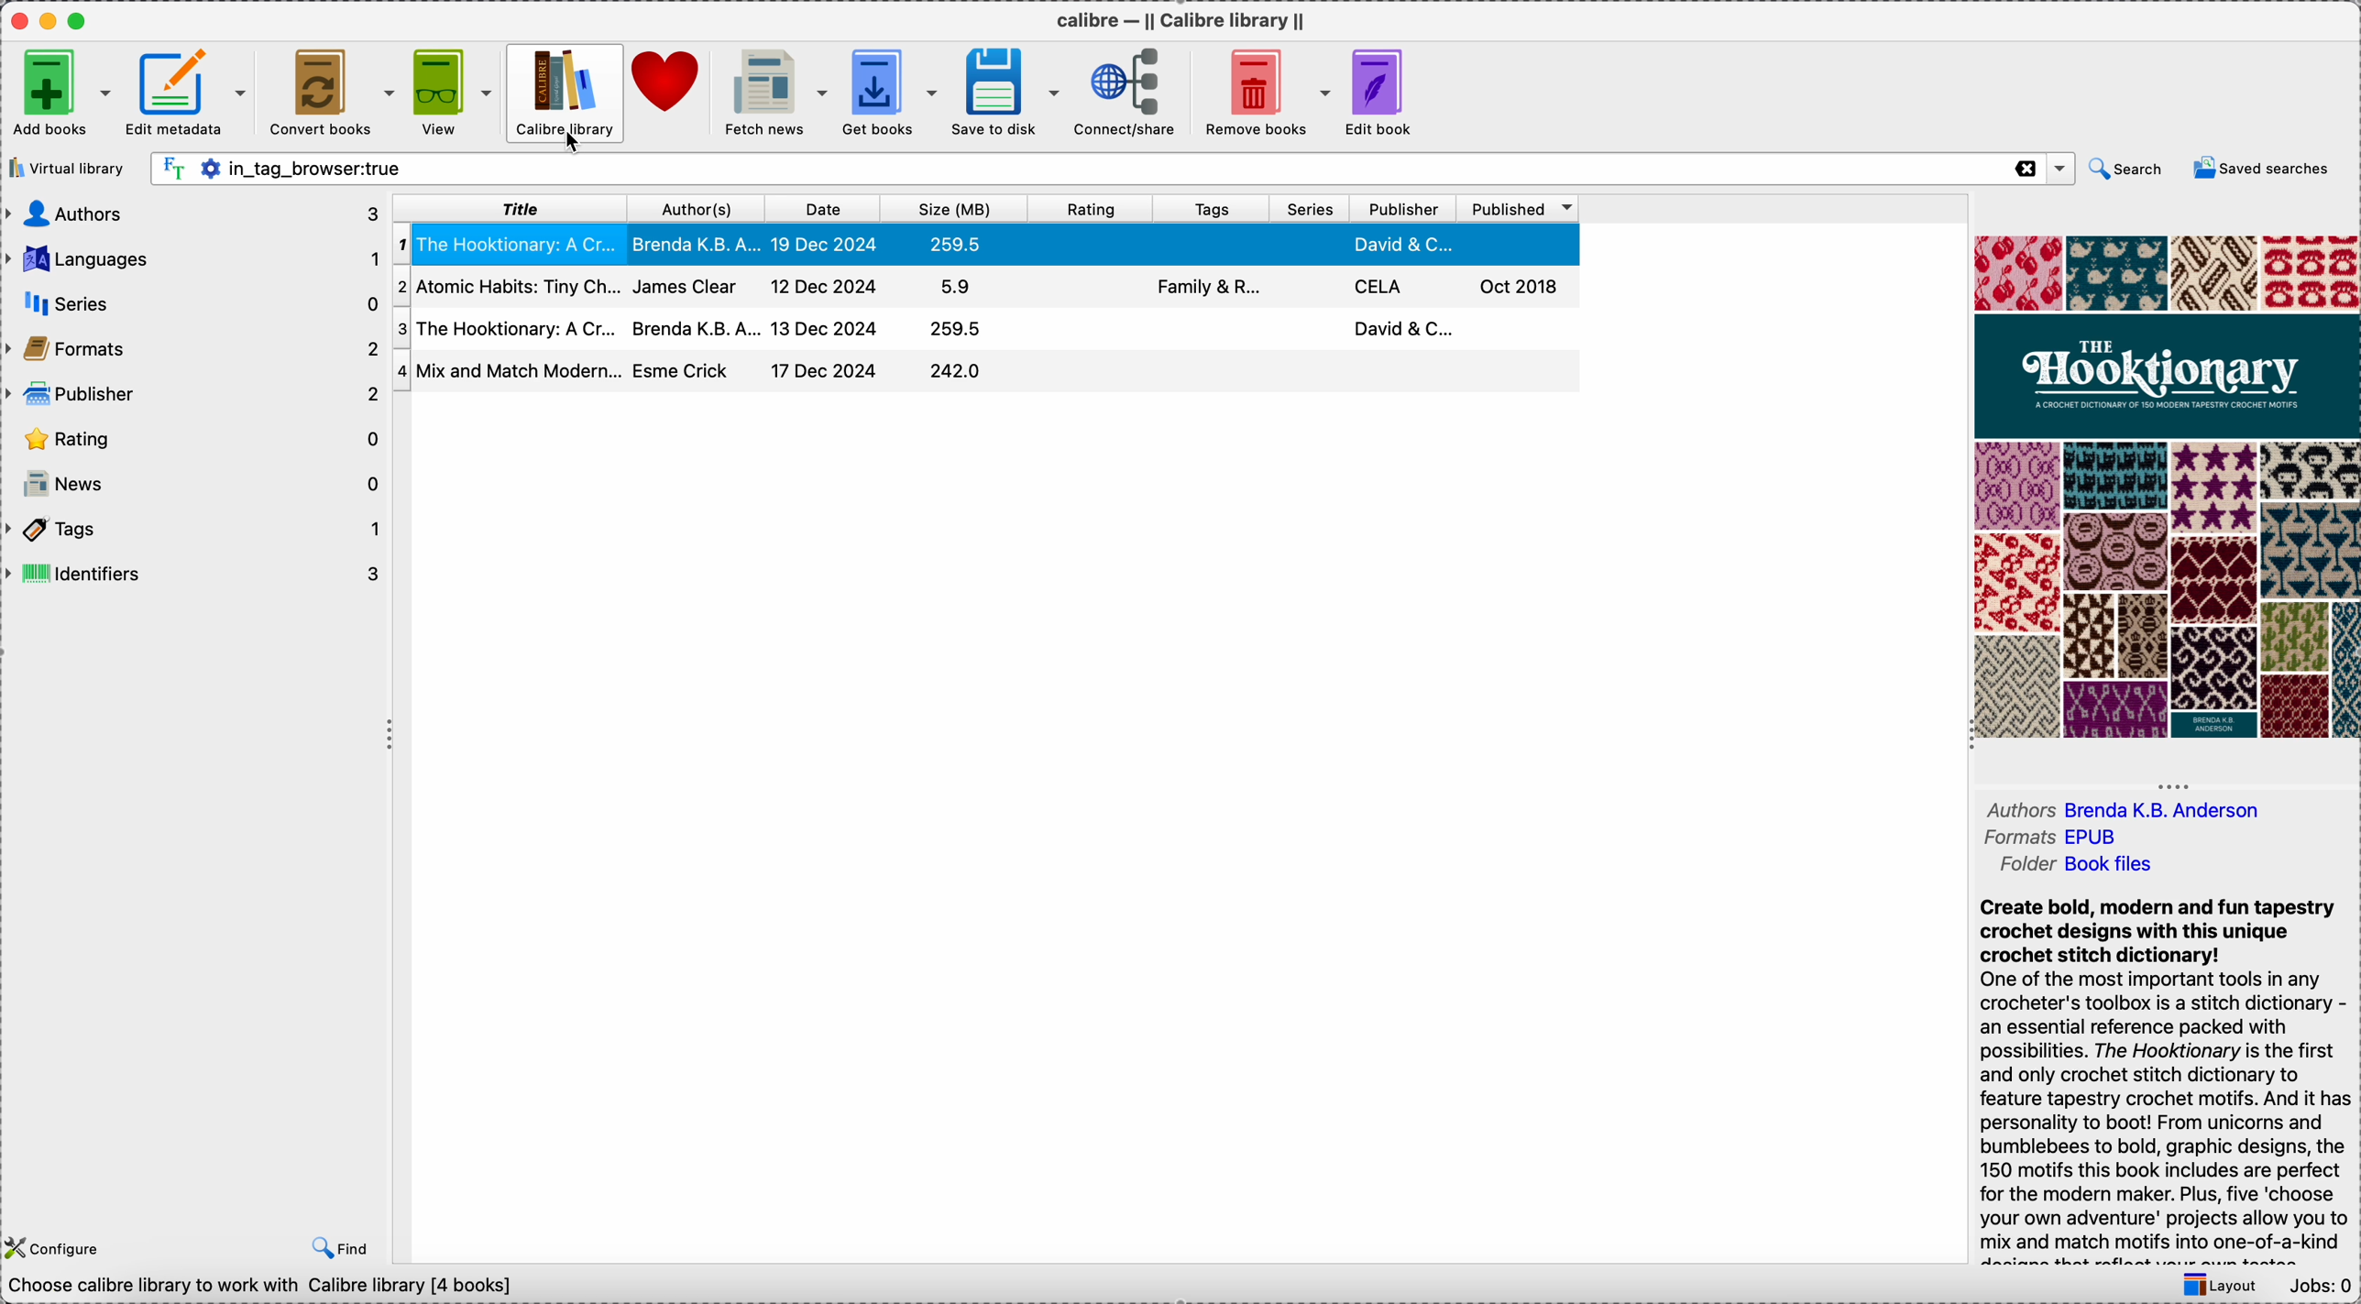 Image resolution: width=2361 pixels, height=1304 pixels. Describe the element at coordinates (2226, 1285) in the screenshot. I see `layout` at that location.